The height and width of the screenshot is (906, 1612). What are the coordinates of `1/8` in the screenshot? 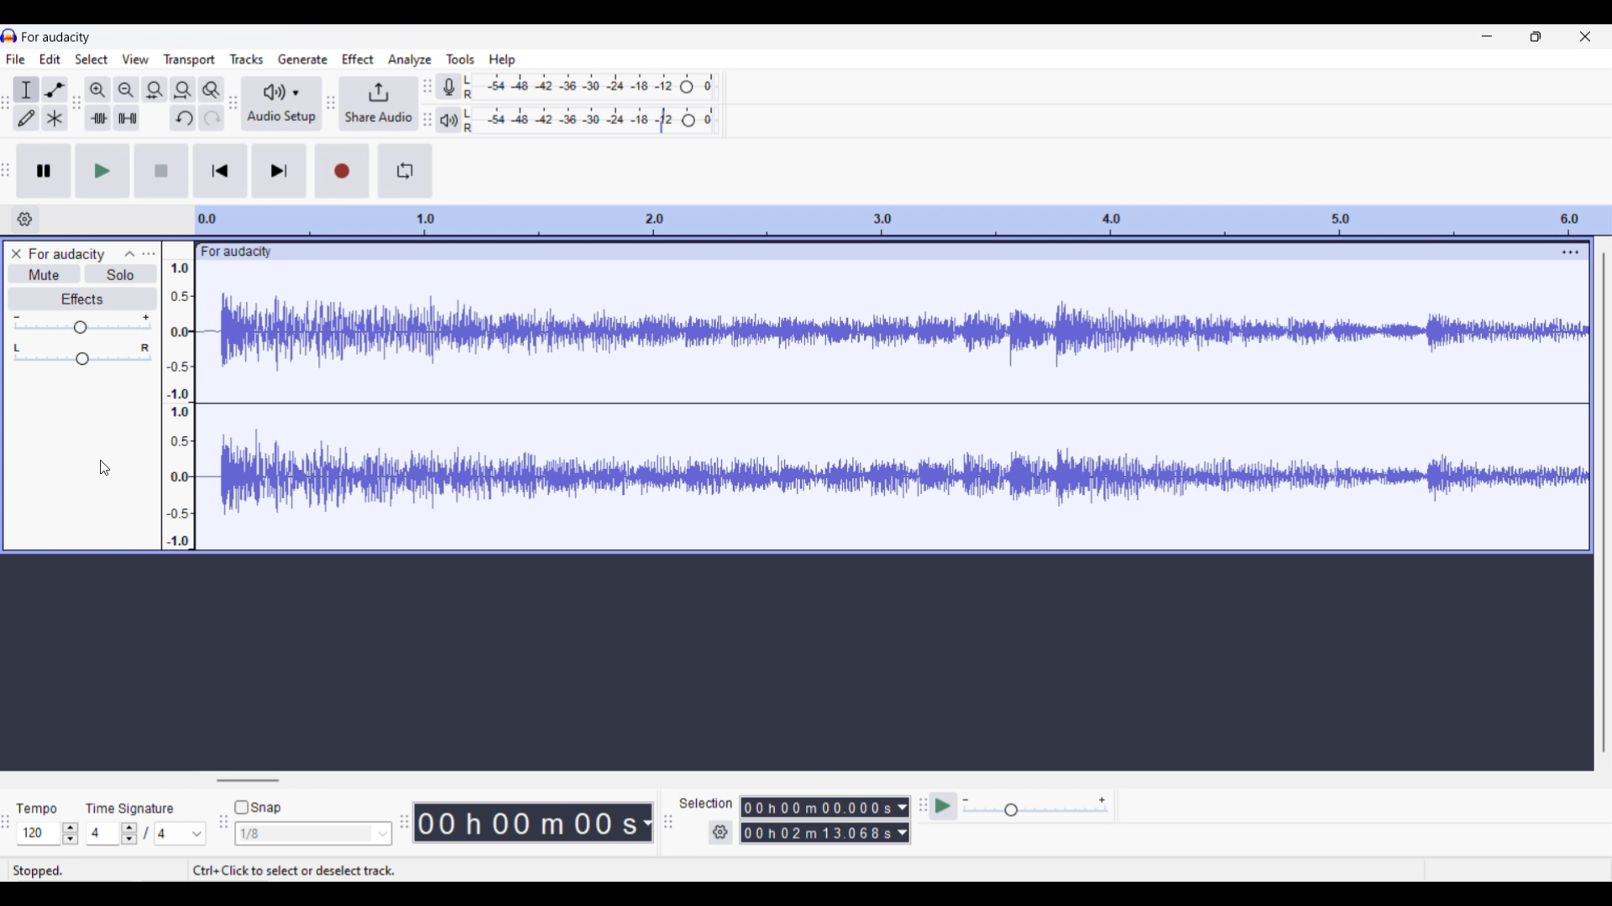 It's located at (314, 833).